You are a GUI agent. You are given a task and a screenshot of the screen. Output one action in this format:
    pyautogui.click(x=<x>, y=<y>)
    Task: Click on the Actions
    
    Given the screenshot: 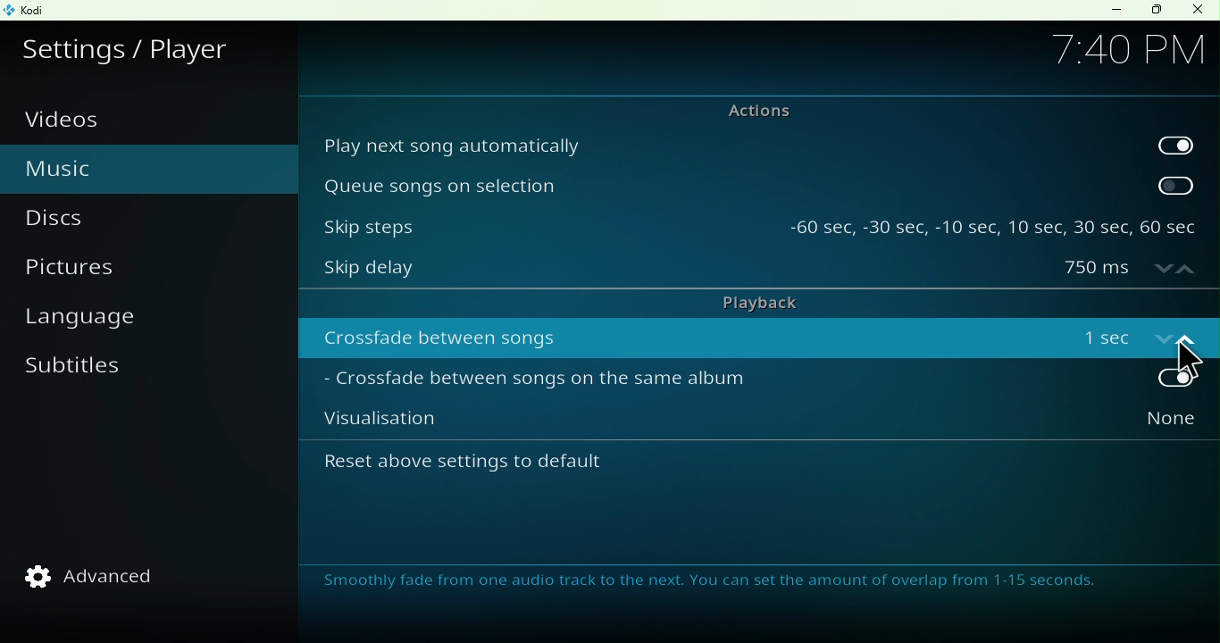 What is the action you would take?
    pyautogui.click(x=748, y=110)
    